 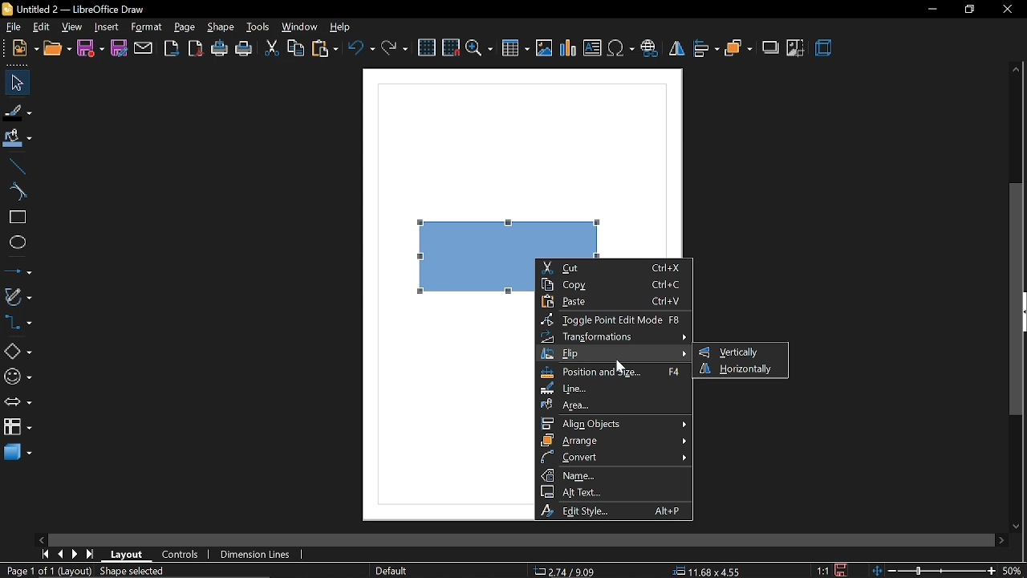 What do you see at coordinates (1008, 10) in the screenshot?
I see `close` at bounding box center [1008, 10].